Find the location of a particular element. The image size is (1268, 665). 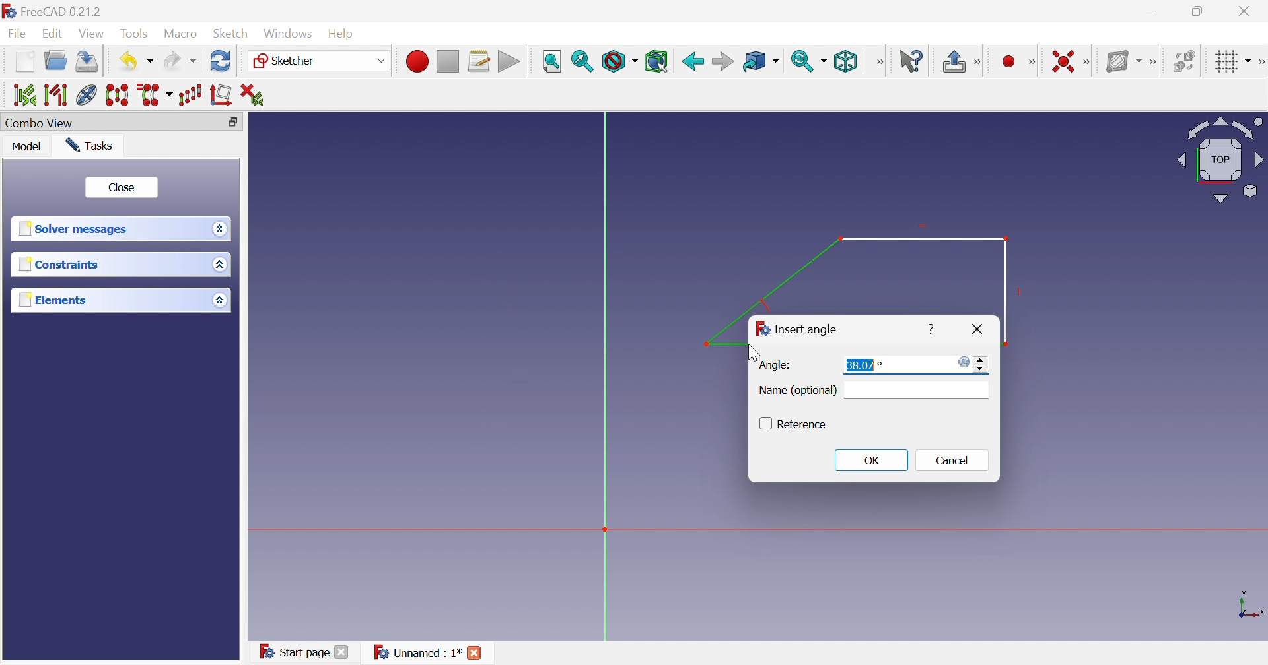

Decrease is located at coordinates (983, 371).